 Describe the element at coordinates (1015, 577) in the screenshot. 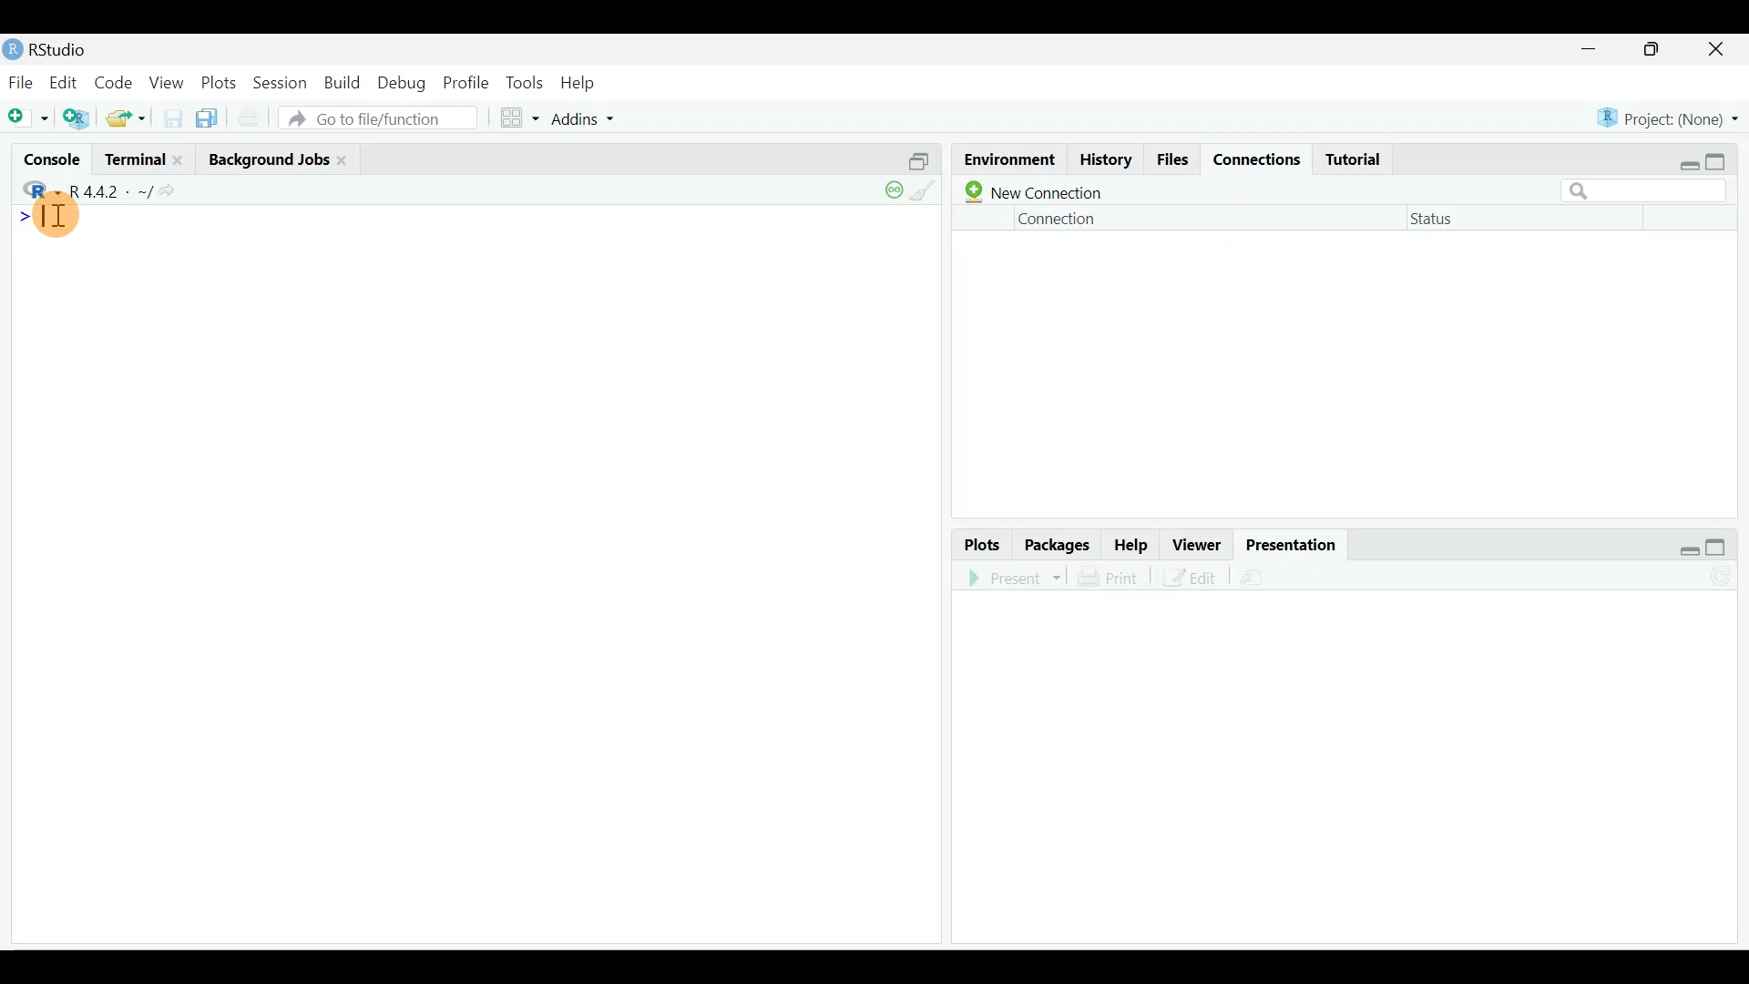

I see `Present in an external web browser` at that location.